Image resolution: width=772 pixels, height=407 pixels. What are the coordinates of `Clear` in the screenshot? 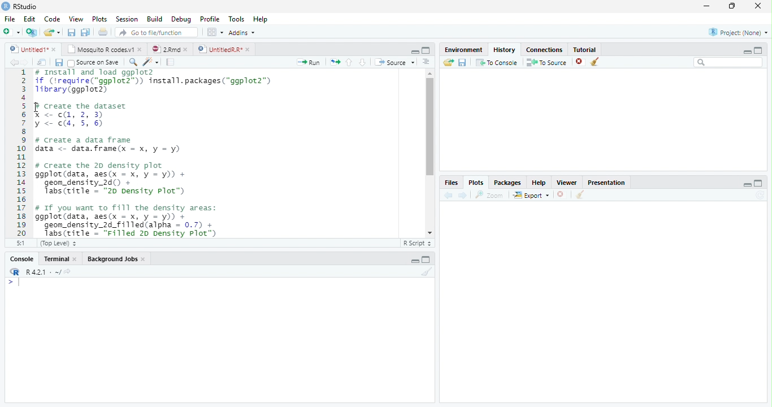 It's located at (427, 271).